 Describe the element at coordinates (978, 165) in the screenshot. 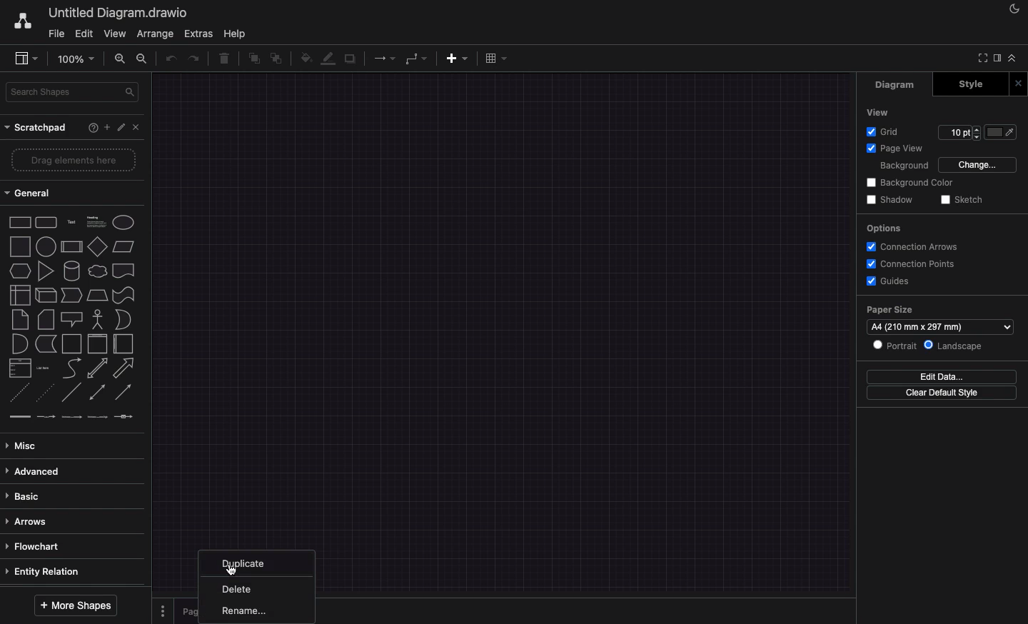

I see `change` at that location.